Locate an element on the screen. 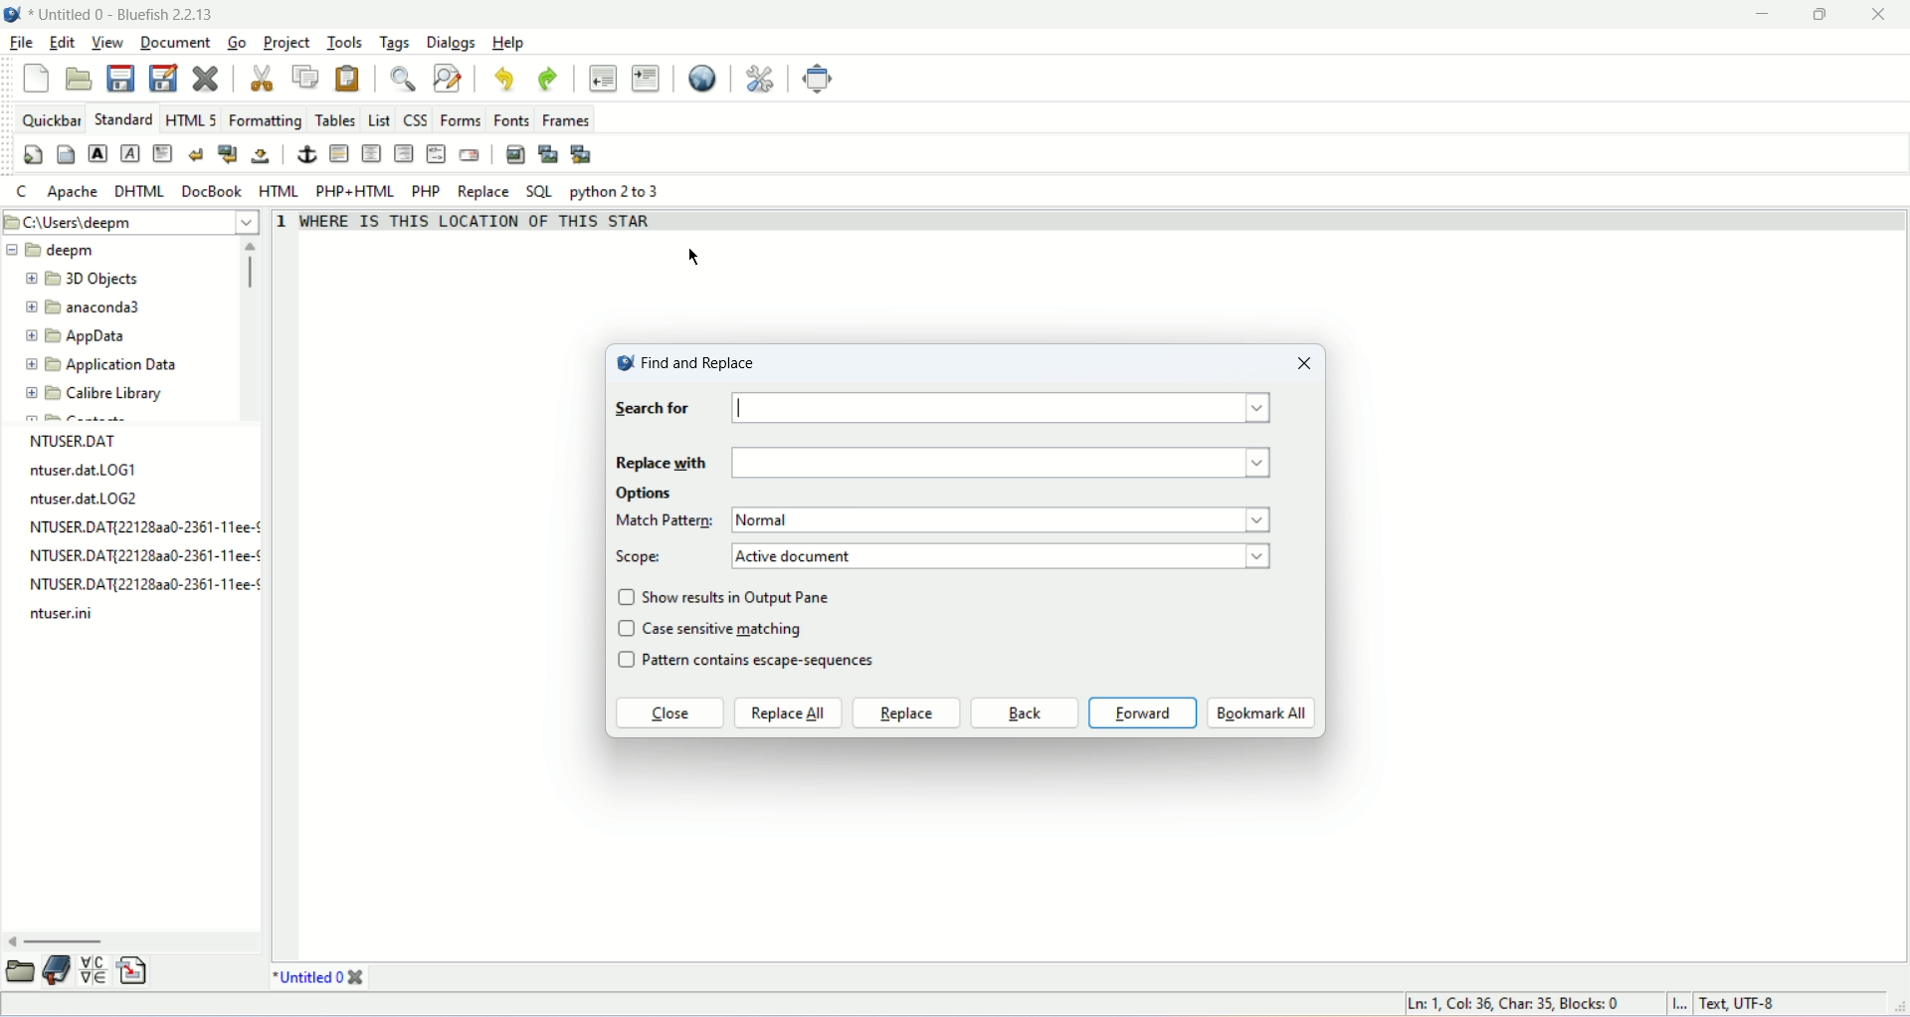 This screenshot has height=1017, width=1910. WHERE IS THE LOCATION OF THIS STAR is located at coordinates (484, 221).